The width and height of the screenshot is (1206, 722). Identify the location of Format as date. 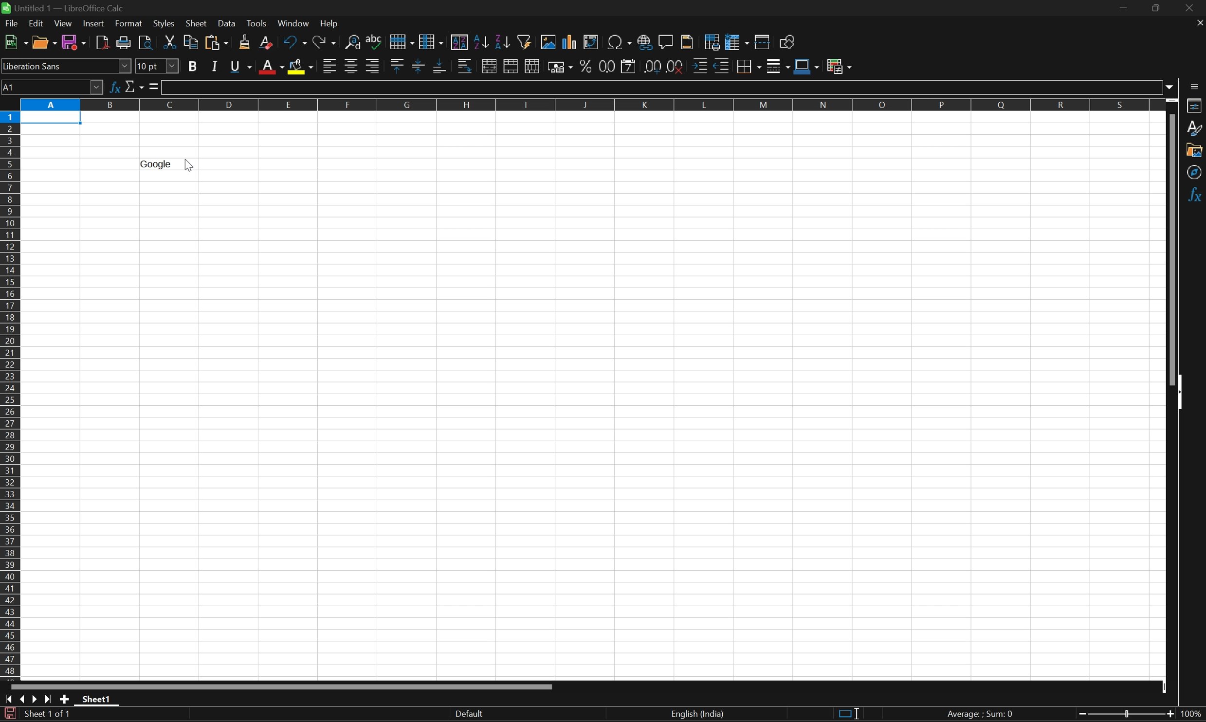
(629, 67).